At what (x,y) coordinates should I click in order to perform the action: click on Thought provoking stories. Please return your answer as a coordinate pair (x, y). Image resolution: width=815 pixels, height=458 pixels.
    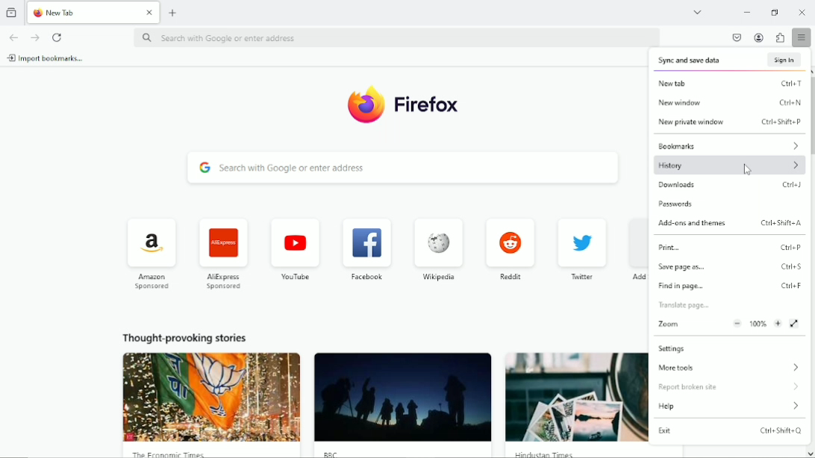
    Looking at the image, I should click on (185, 336).